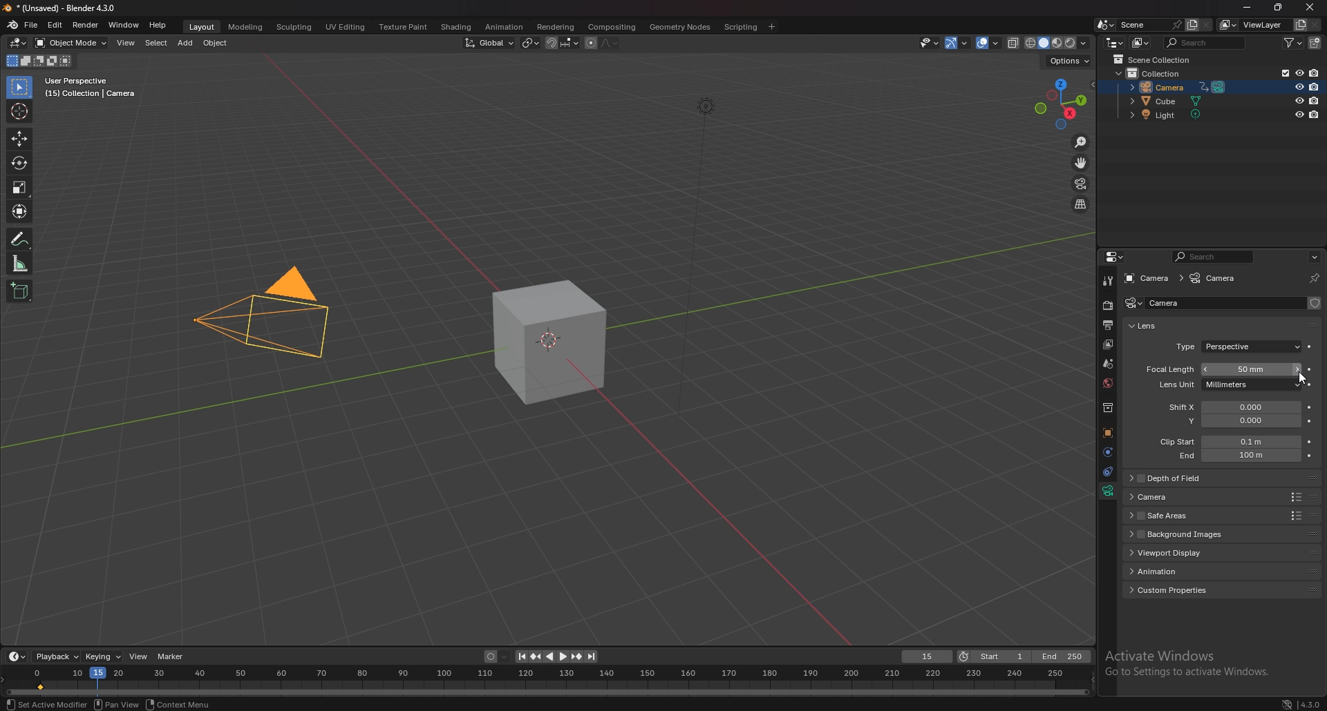  Describe the element at coordinates (1107, 409) in the screenshot. I see `collections` at that location.